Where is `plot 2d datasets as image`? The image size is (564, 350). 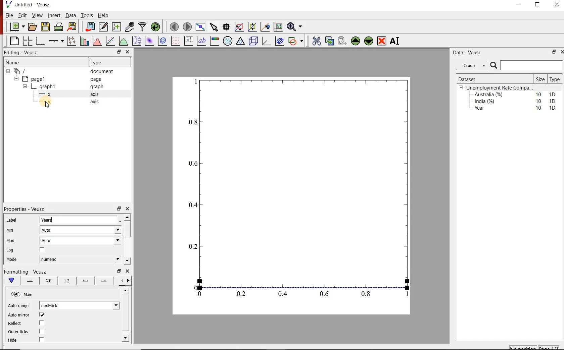 plot 2d datasets as image is located at coordinates (149, 41).